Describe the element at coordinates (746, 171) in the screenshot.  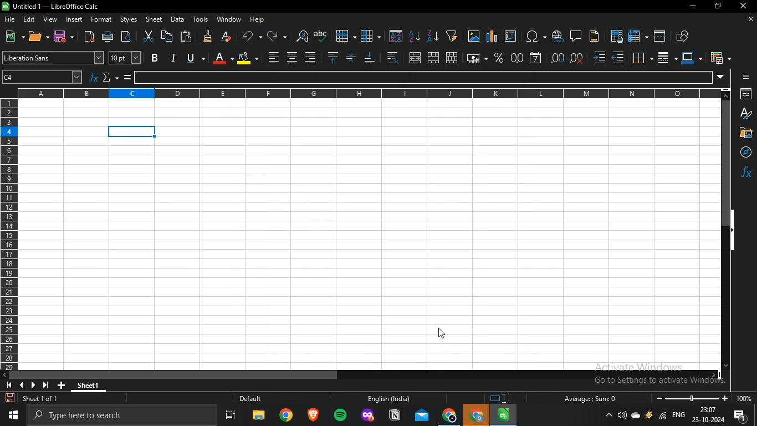
I see `function` at that location.